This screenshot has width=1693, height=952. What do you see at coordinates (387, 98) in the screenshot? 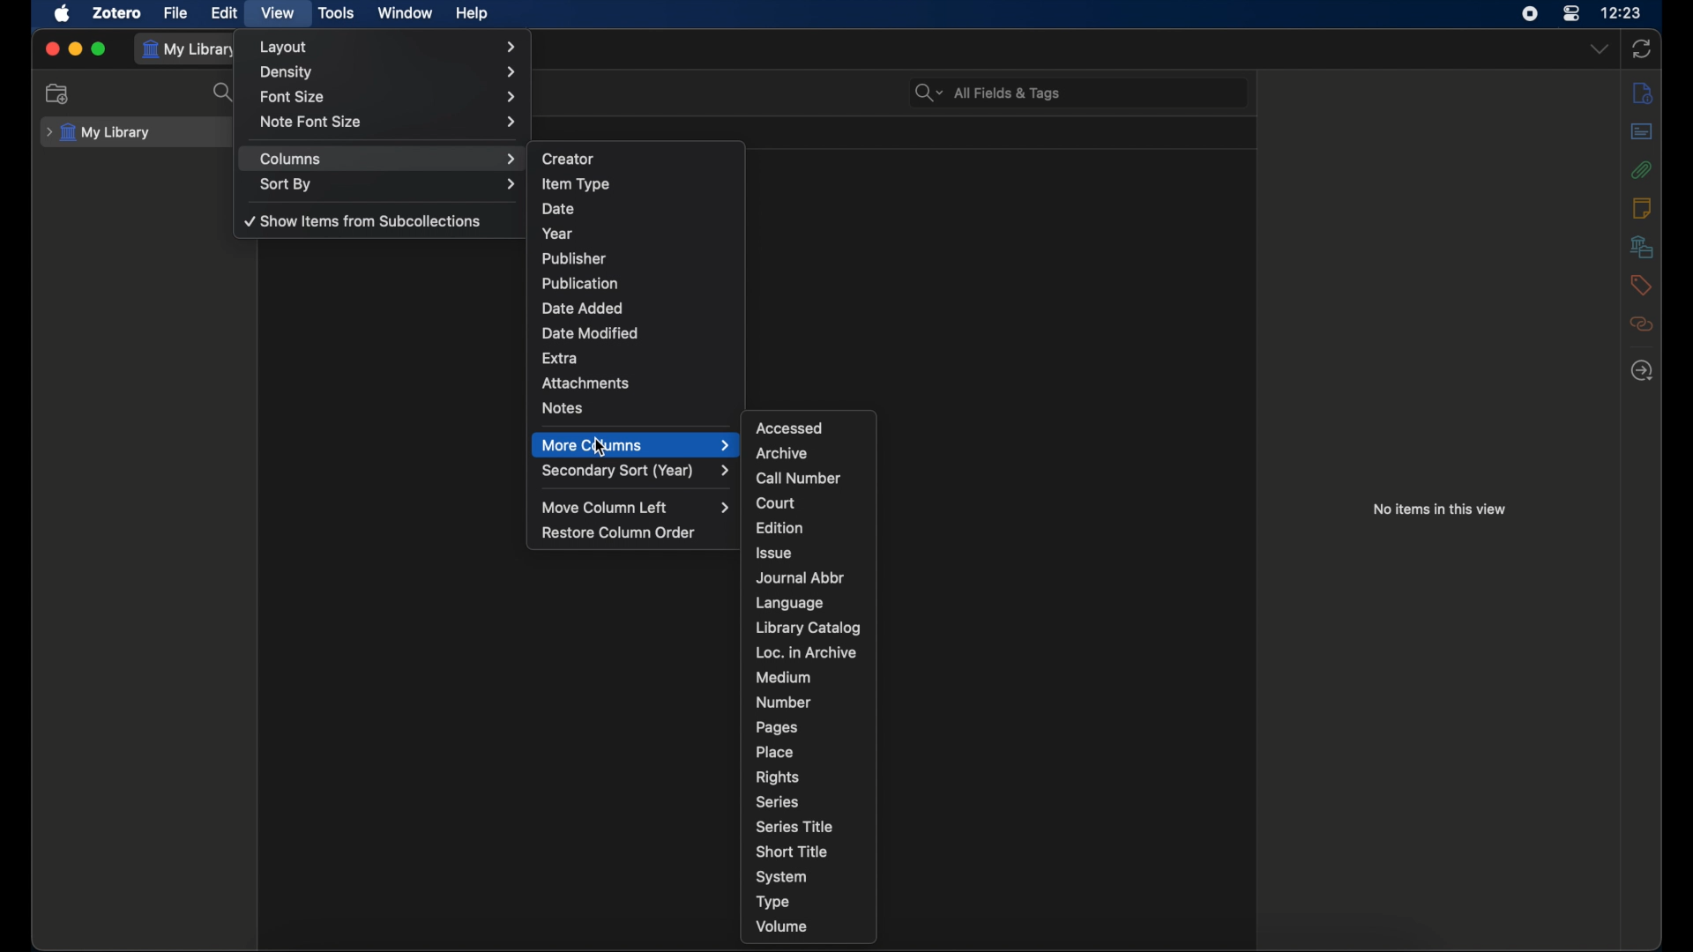
I see `font size` at bounding box center [387, 98].